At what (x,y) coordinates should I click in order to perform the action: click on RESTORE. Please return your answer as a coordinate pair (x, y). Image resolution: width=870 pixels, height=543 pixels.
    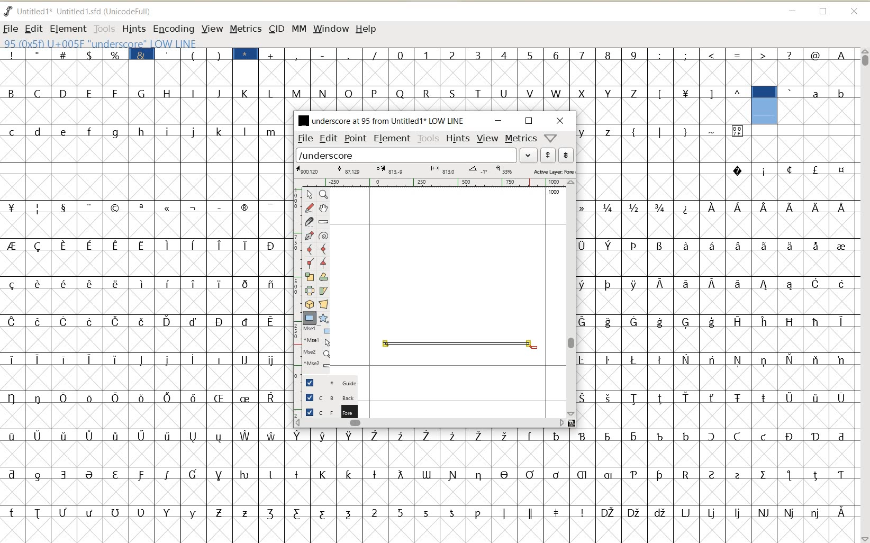
    Looking at the image, I should click on (823, 12).